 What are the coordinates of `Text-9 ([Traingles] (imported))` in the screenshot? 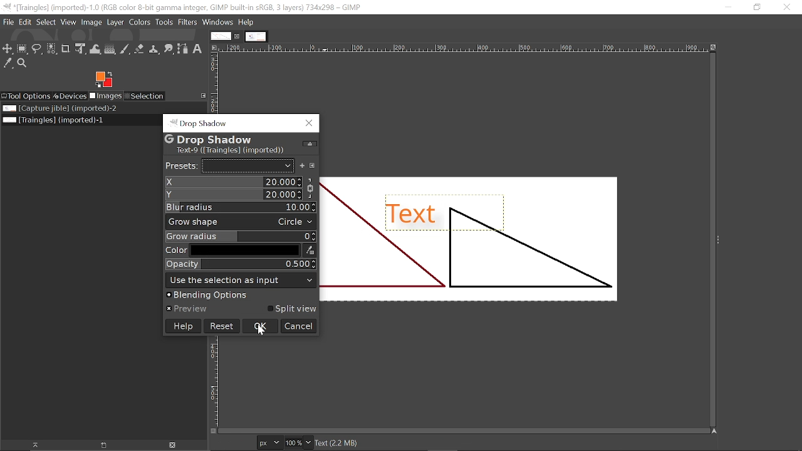 It's located at (230, 150).